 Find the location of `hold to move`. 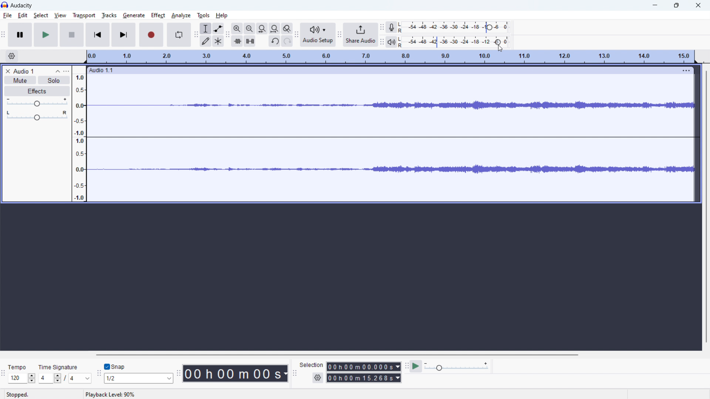

hold to move is located at coordinates (383, 70).